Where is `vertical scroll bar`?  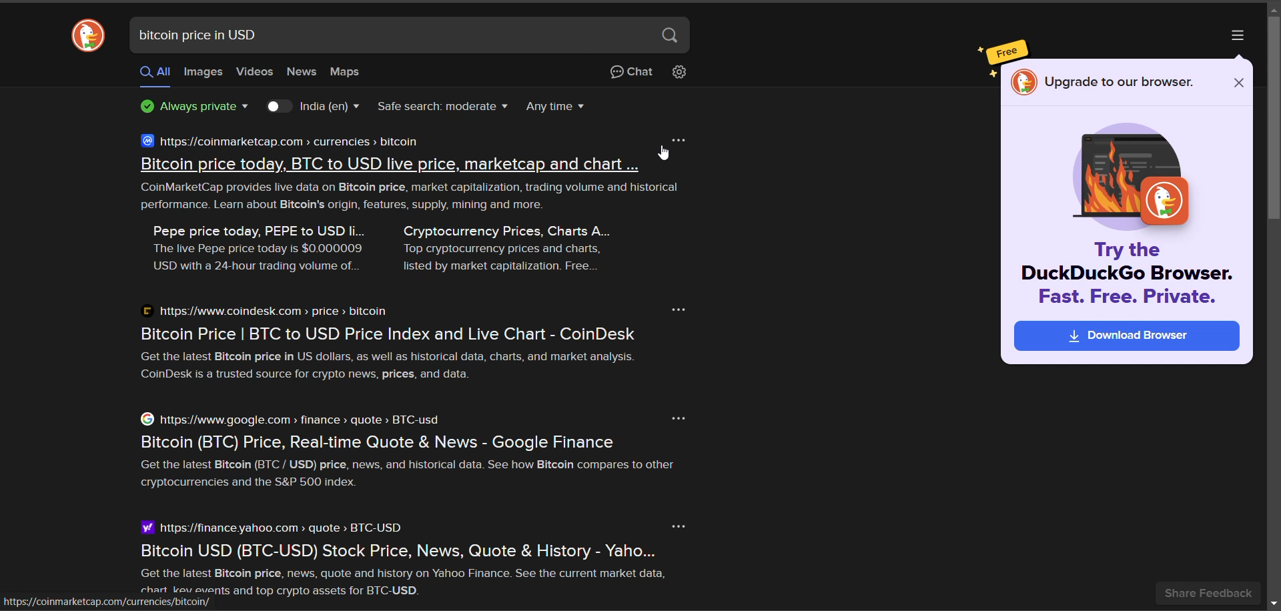 vertical scroll bar is located at coordinates (1273, 119).